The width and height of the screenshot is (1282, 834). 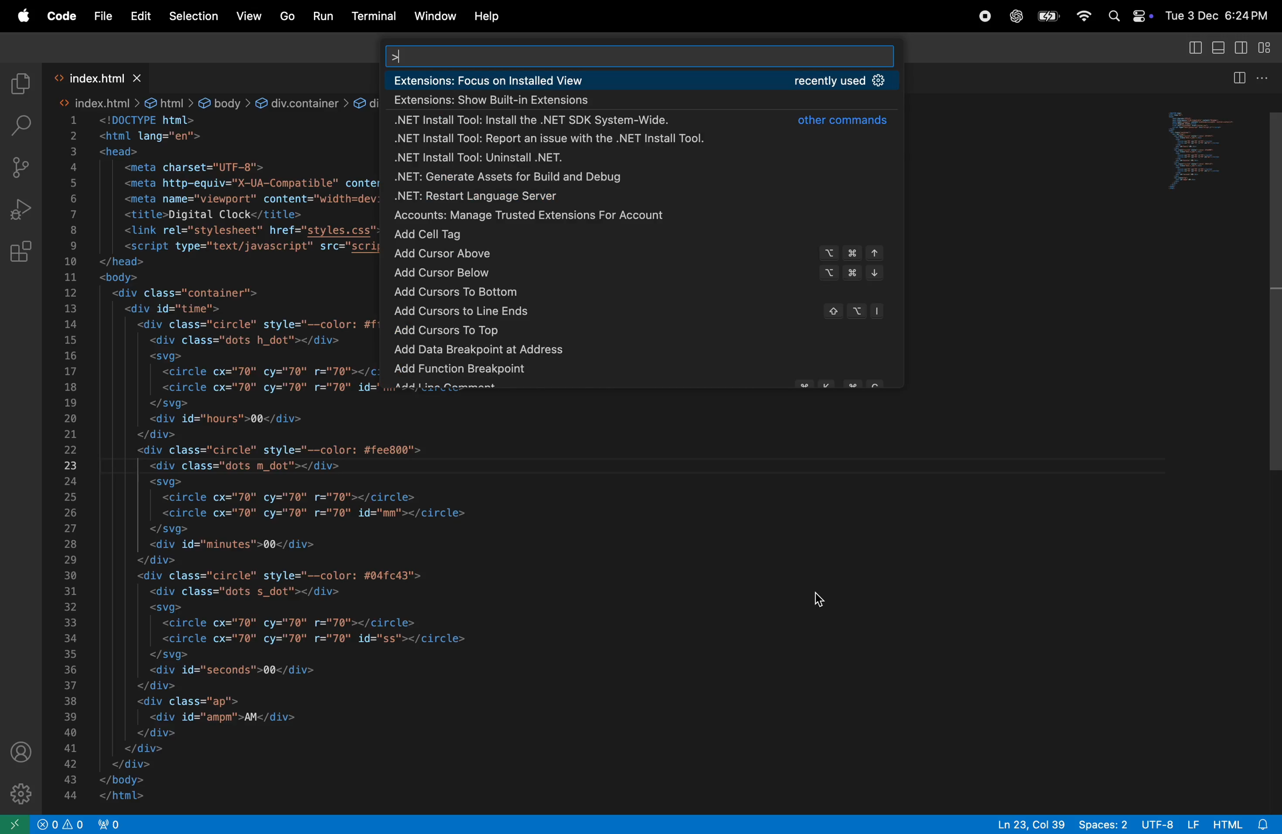 What do you see at coordinates (115, 823) in the screenshot?
I see `new port` at bounding box center [115, 823].